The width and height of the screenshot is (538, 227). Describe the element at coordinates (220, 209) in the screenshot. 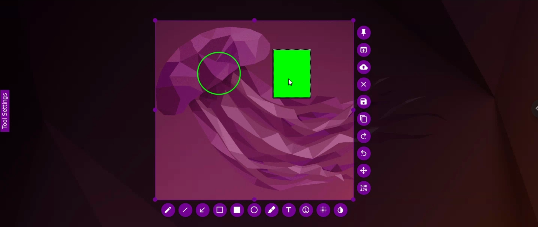

I see `selection` at that location.